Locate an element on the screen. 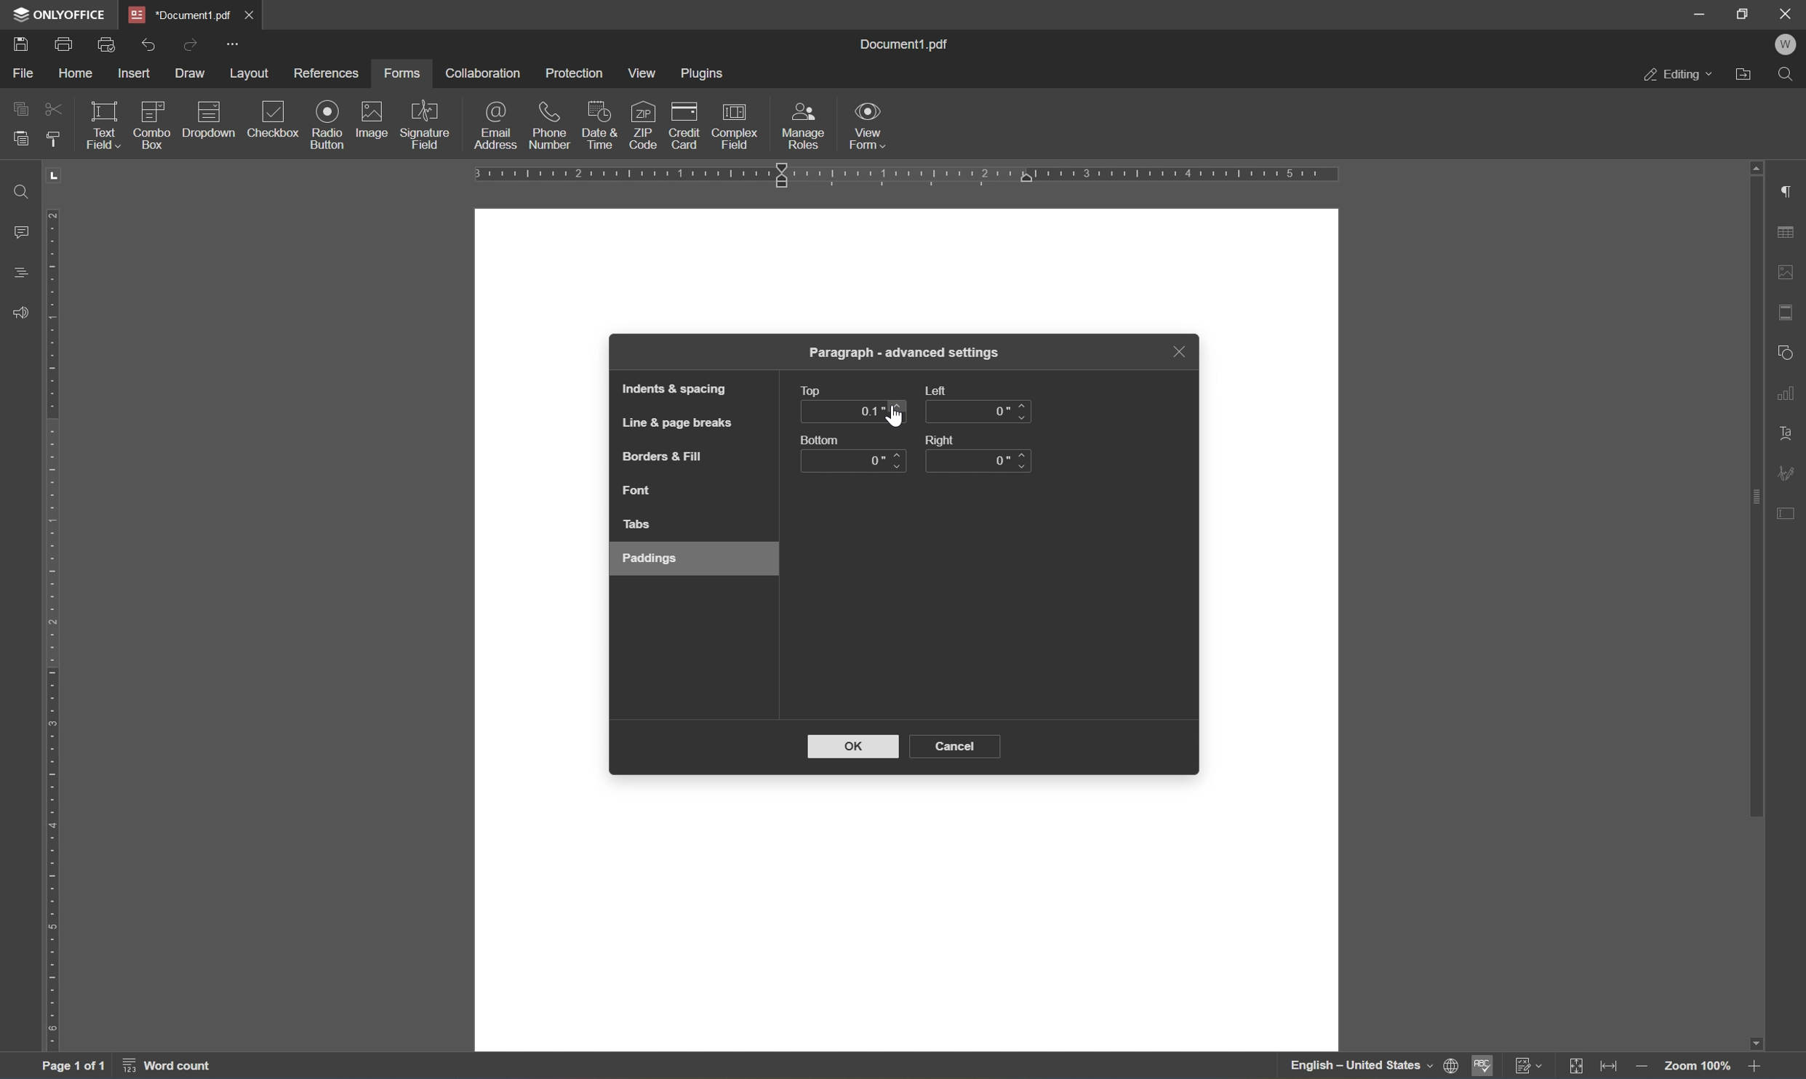 The height and width of the screenshot is (1079, 1806). spell checking is located at coordinates (1481, 1066).